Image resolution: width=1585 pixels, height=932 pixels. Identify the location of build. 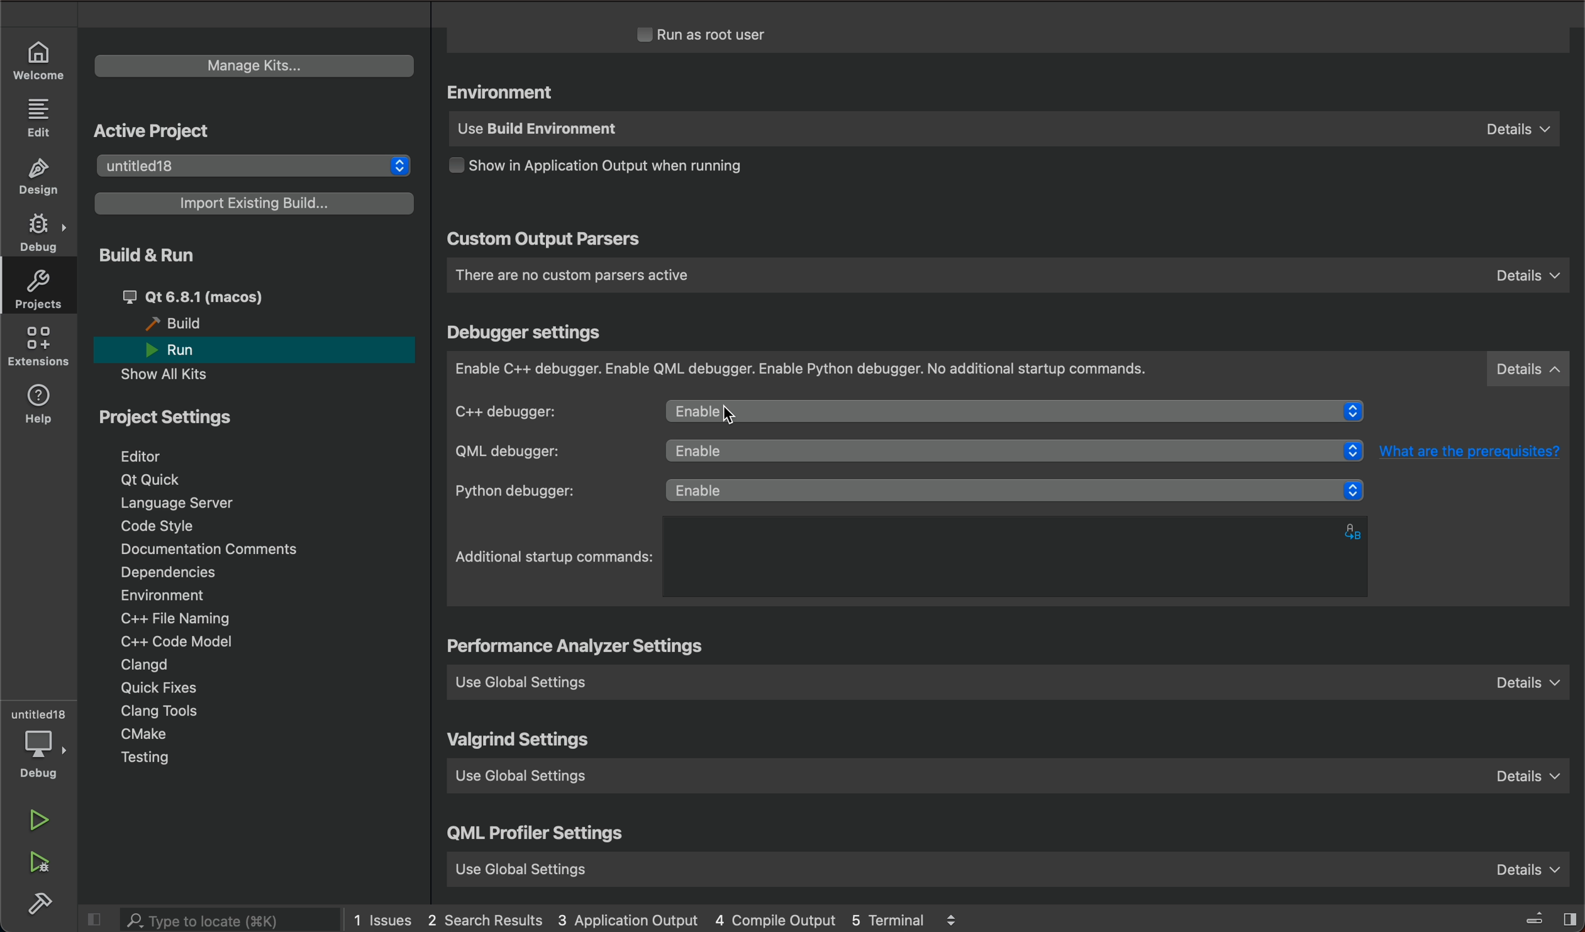
(42, 904).